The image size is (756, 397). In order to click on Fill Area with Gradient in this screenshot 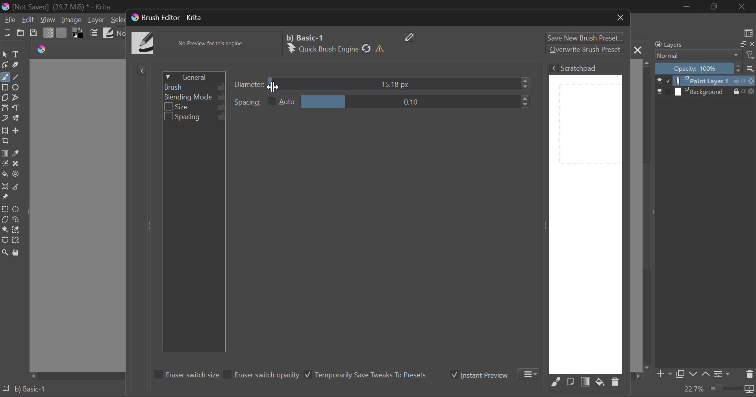, I will do `click(586, 382)`.